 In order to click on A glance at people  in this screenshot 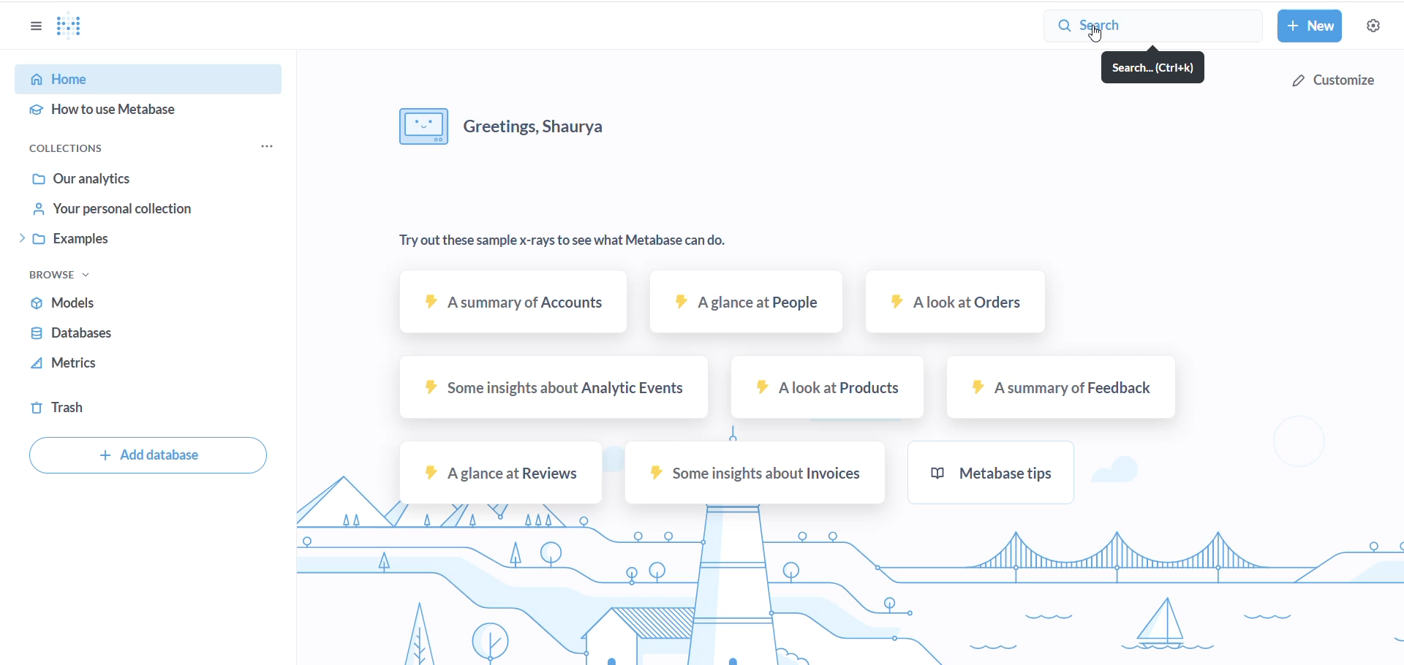, I will do `click(745, 308)`.